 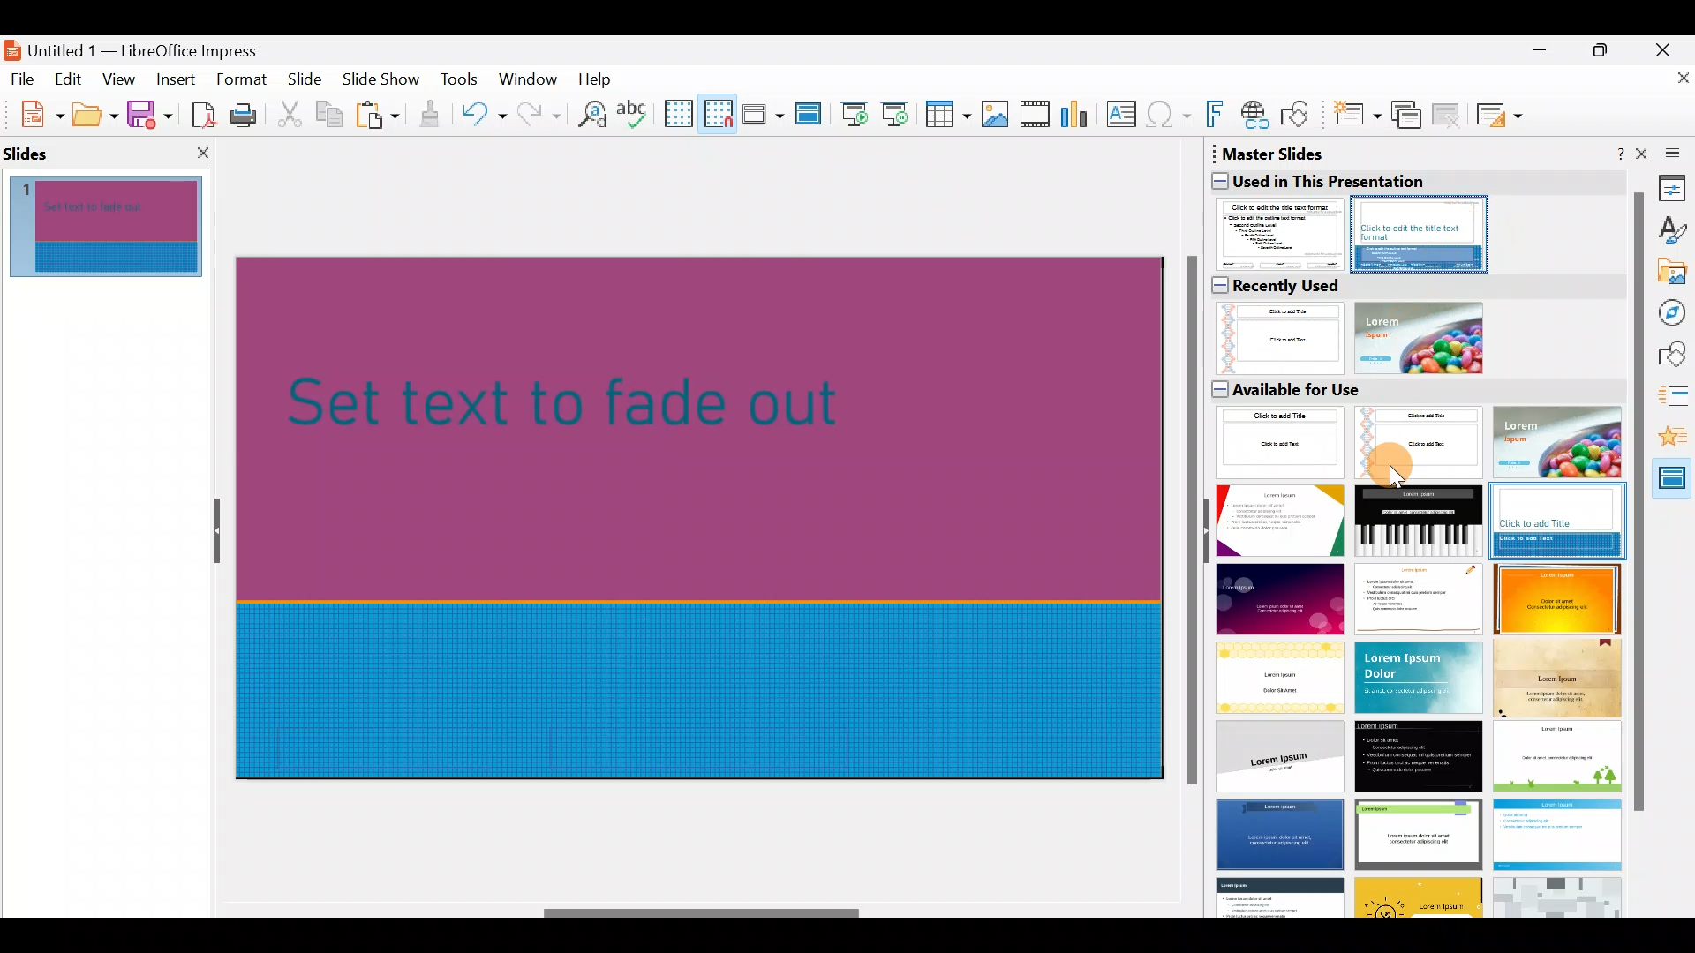 What do you see at coordinates (1125, 116) in the screenshot?
I see `Insert text box` at bounding box center [1125, 116].